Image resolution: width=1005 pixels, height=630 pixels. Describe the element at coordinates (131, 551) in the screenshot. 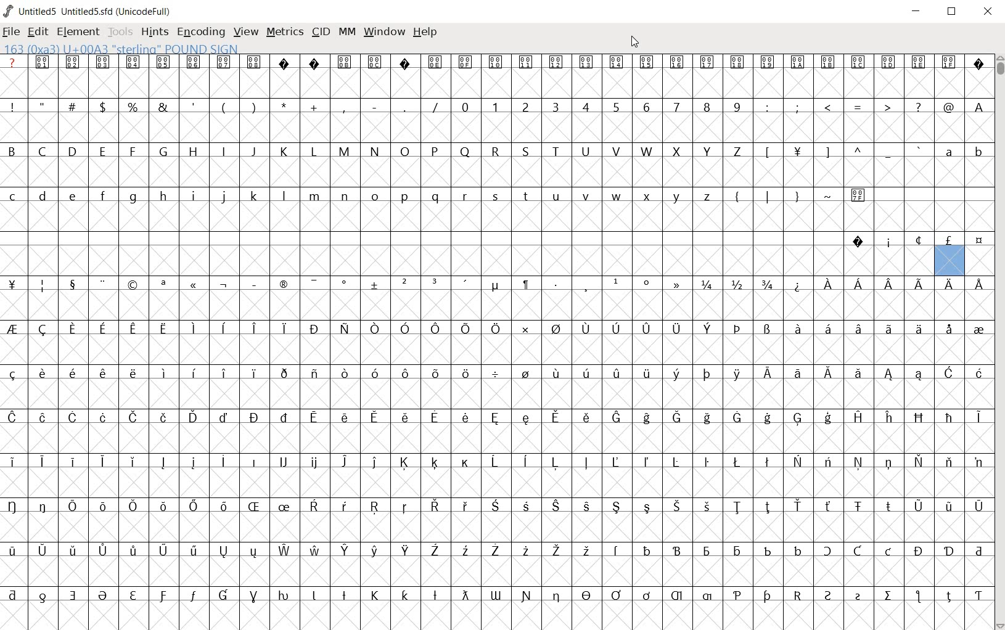

I see `Symbol` at that location.